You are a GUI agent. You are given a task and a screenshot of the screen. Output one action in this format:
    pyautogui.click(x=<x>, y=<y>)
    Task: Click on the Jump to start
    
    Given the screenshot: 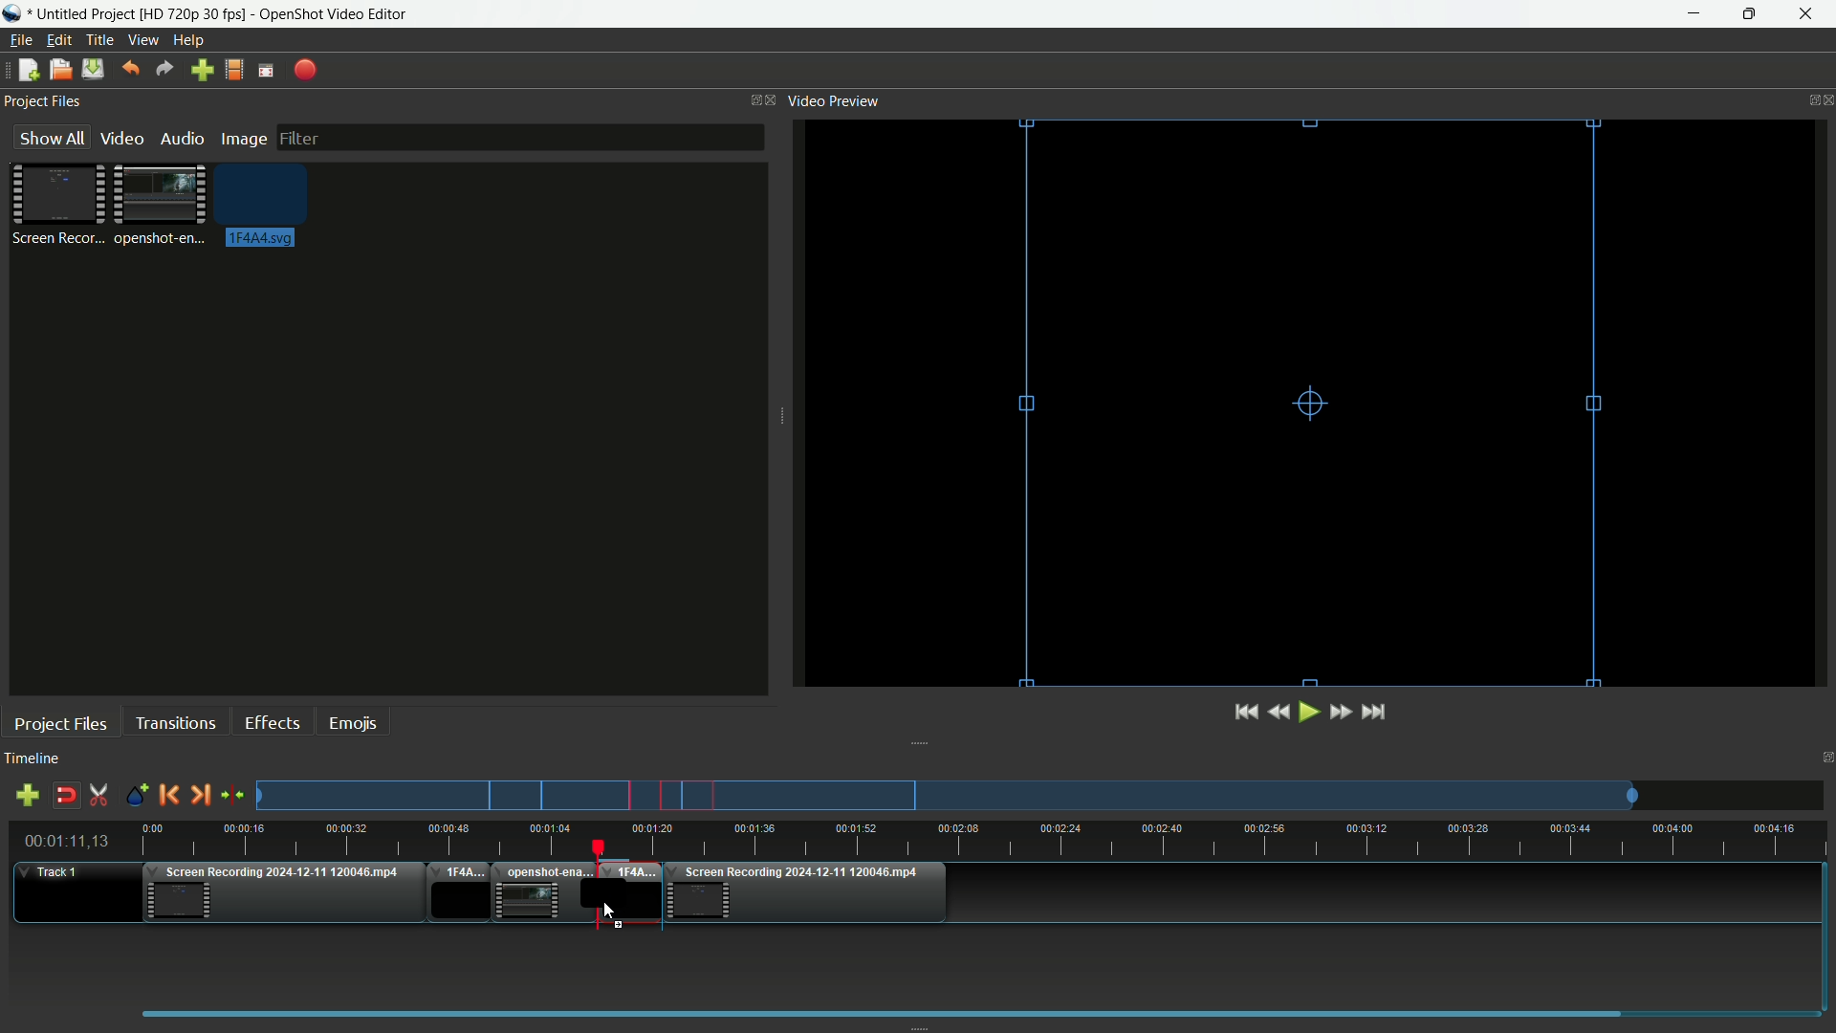 What is the action you would take?
    pyautogui.click(x=1243, y=713)
    